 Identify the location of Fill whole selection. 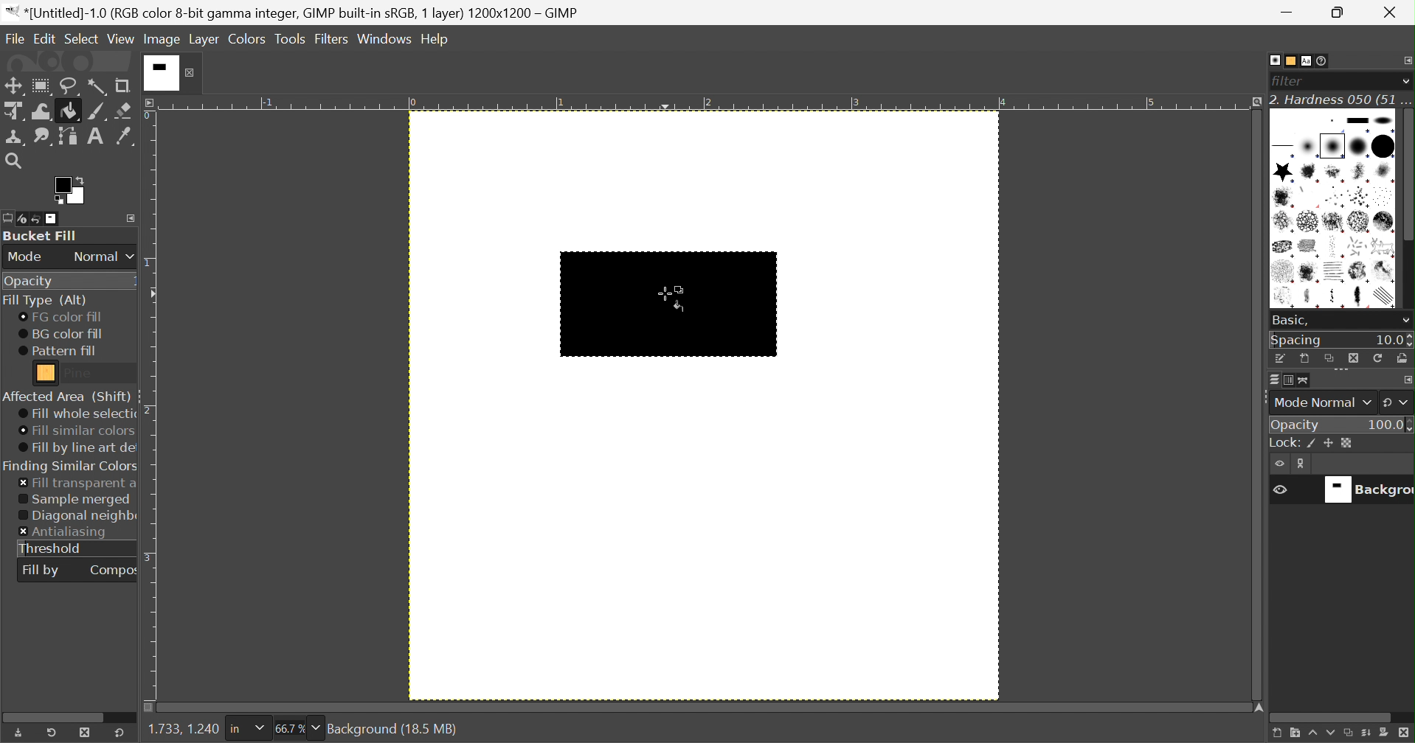
(76, 414).